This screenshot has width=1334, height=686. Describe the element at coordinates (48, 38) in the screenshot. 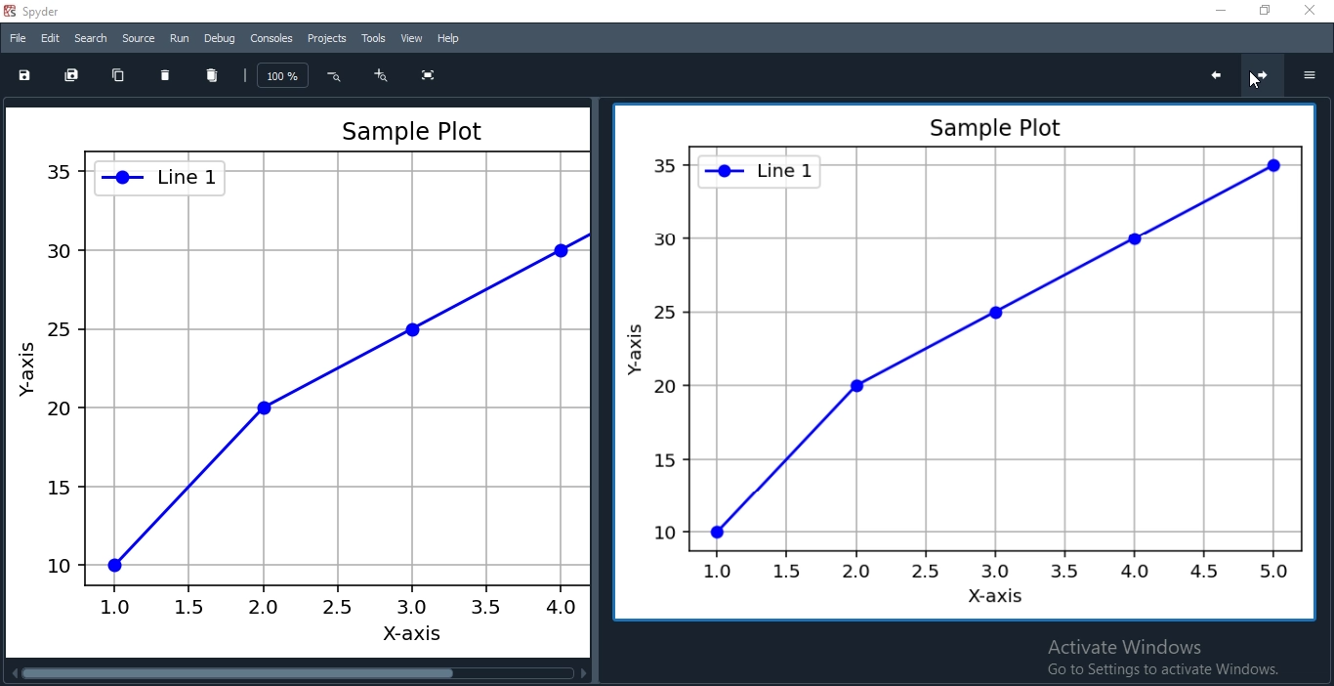

I see `Edit` at that location.